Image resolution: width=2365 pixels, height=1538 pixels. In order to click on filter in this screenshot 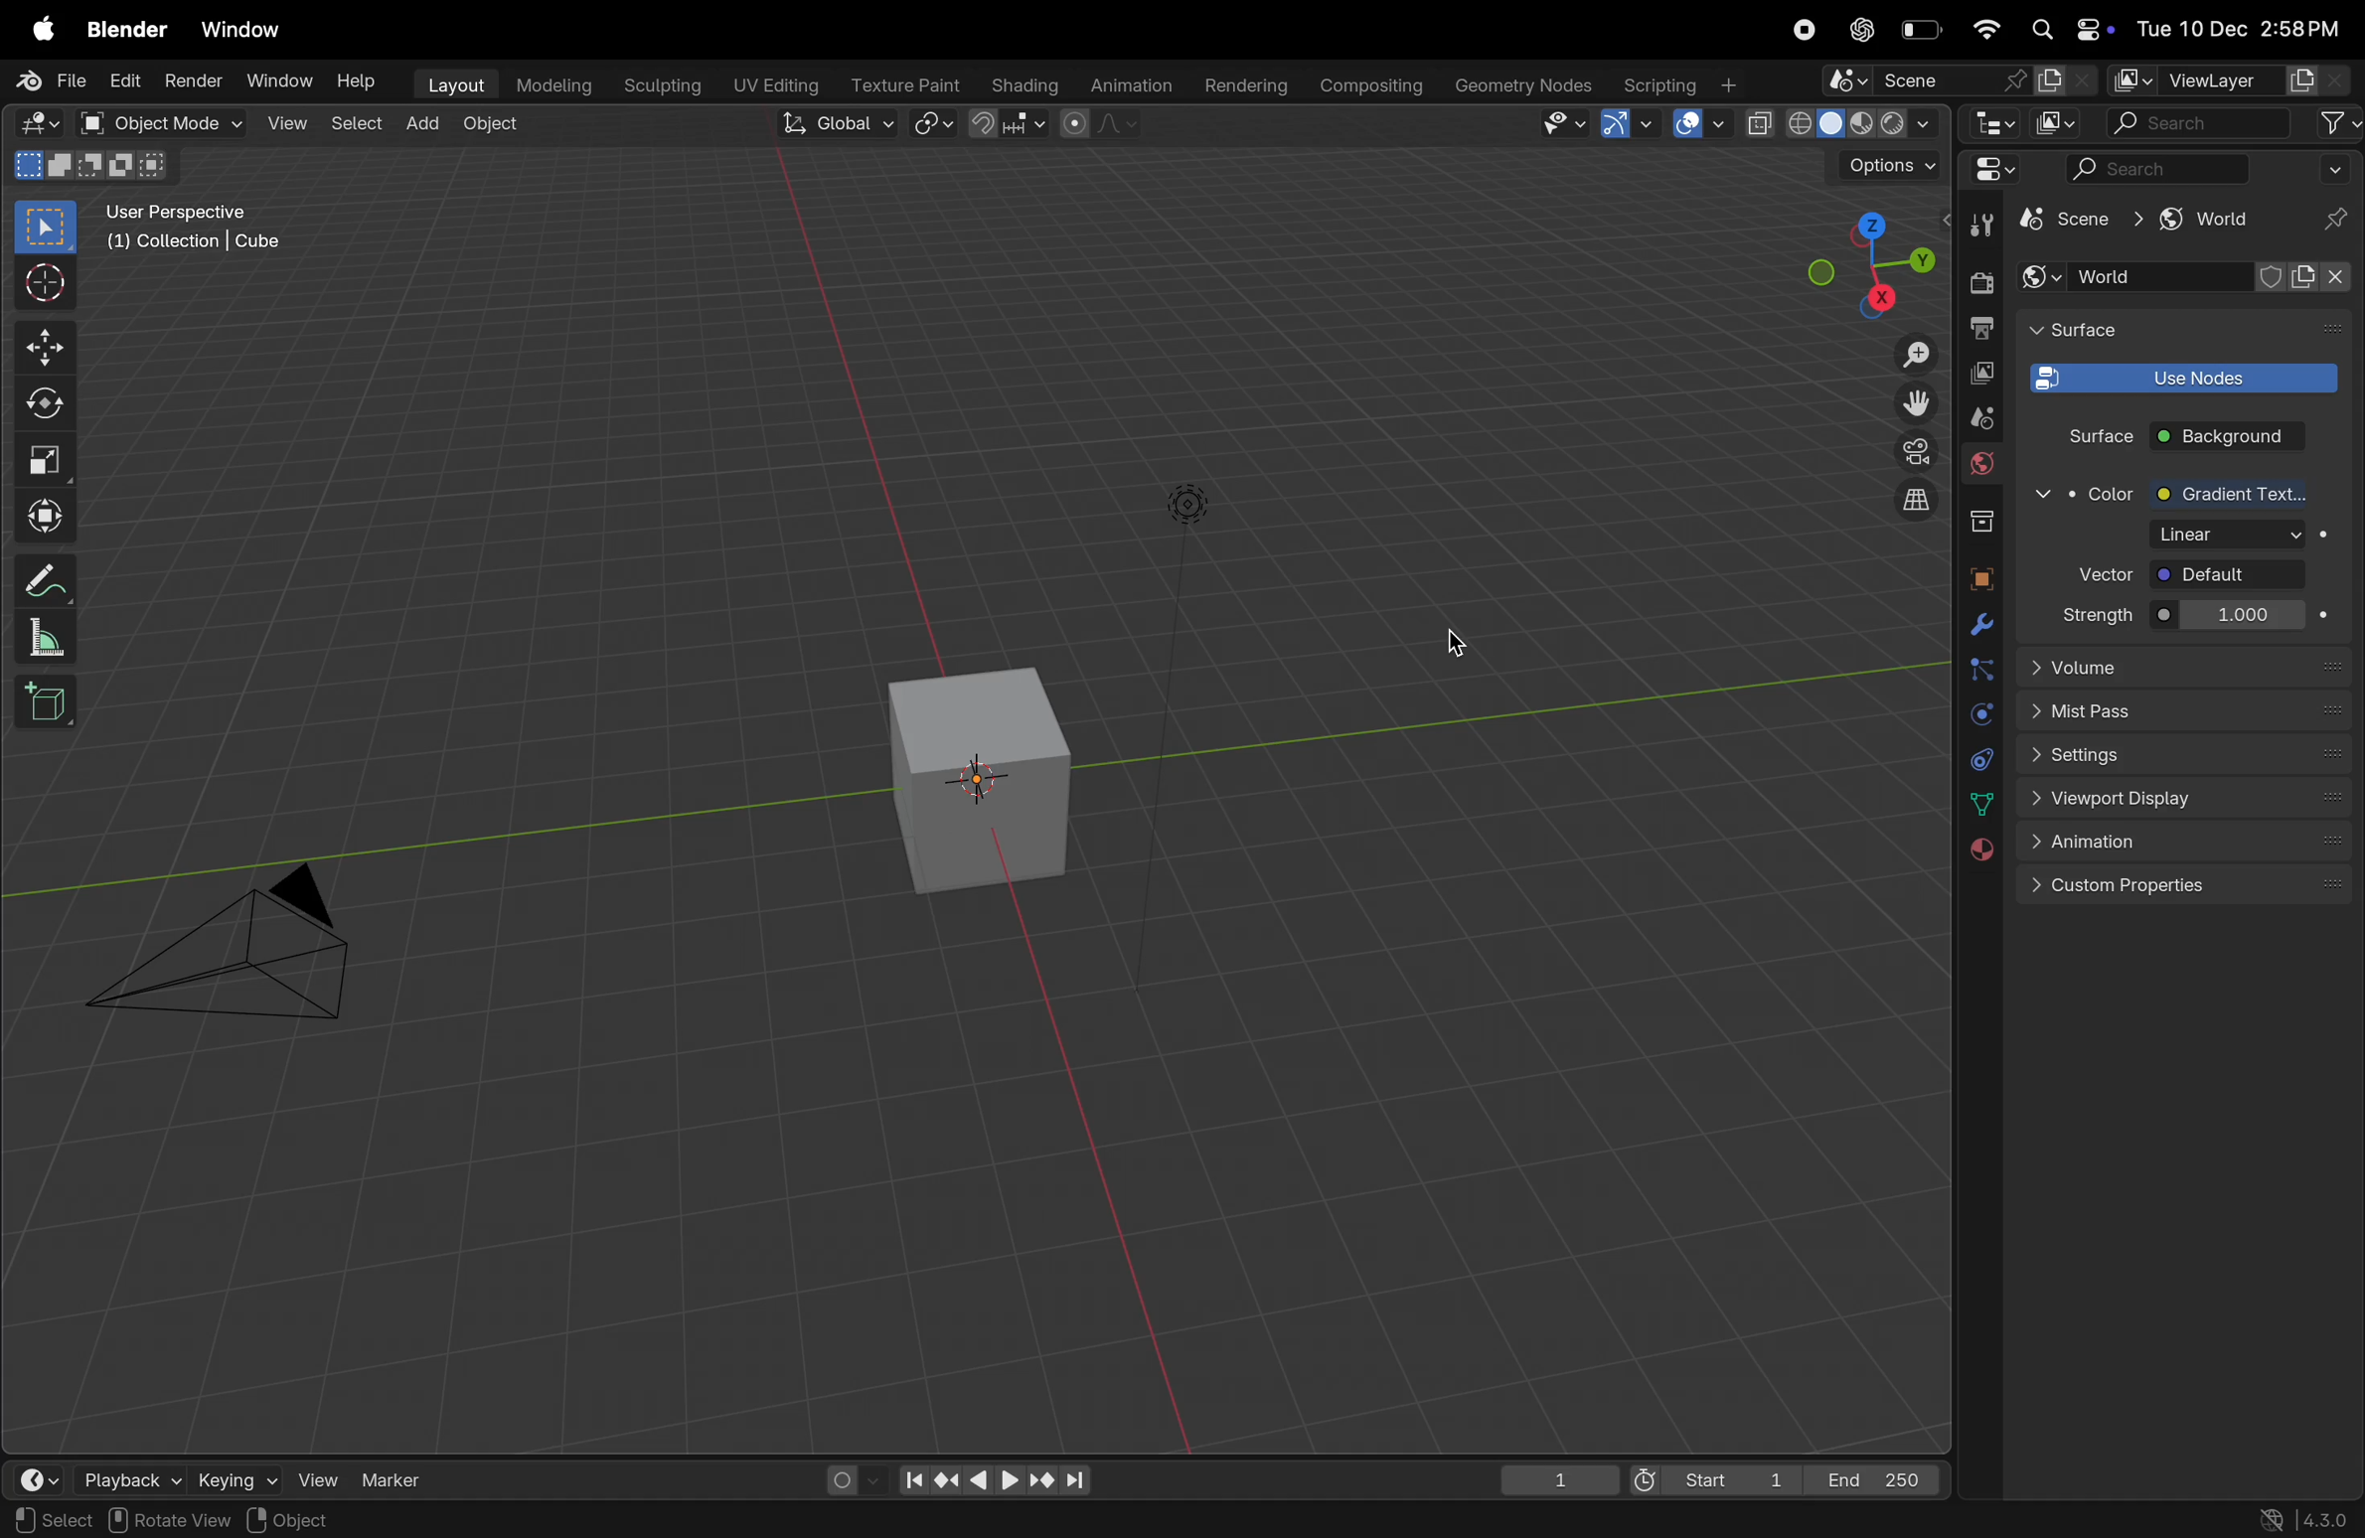, I will do `click(2334, 124)`.